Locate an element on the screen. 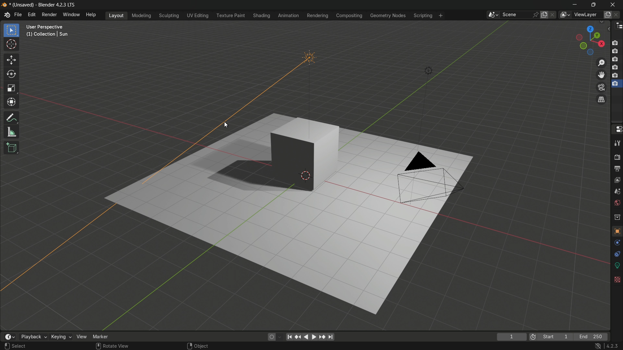 Image resolution: width=623 pixels, height=350 pixels. render is located at coordinates (49, 15).